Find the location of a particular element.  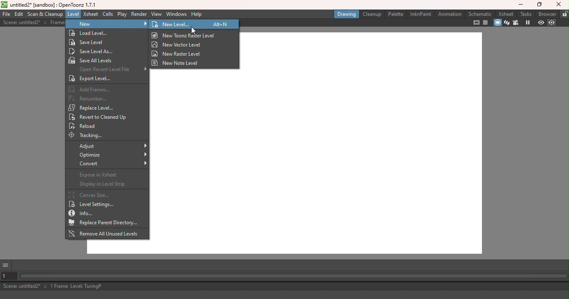

Close is located at coordinates (558, 4).